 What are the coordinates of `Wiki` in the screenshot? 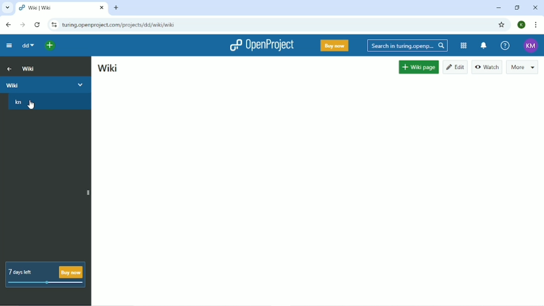 It's located at (28, 69).